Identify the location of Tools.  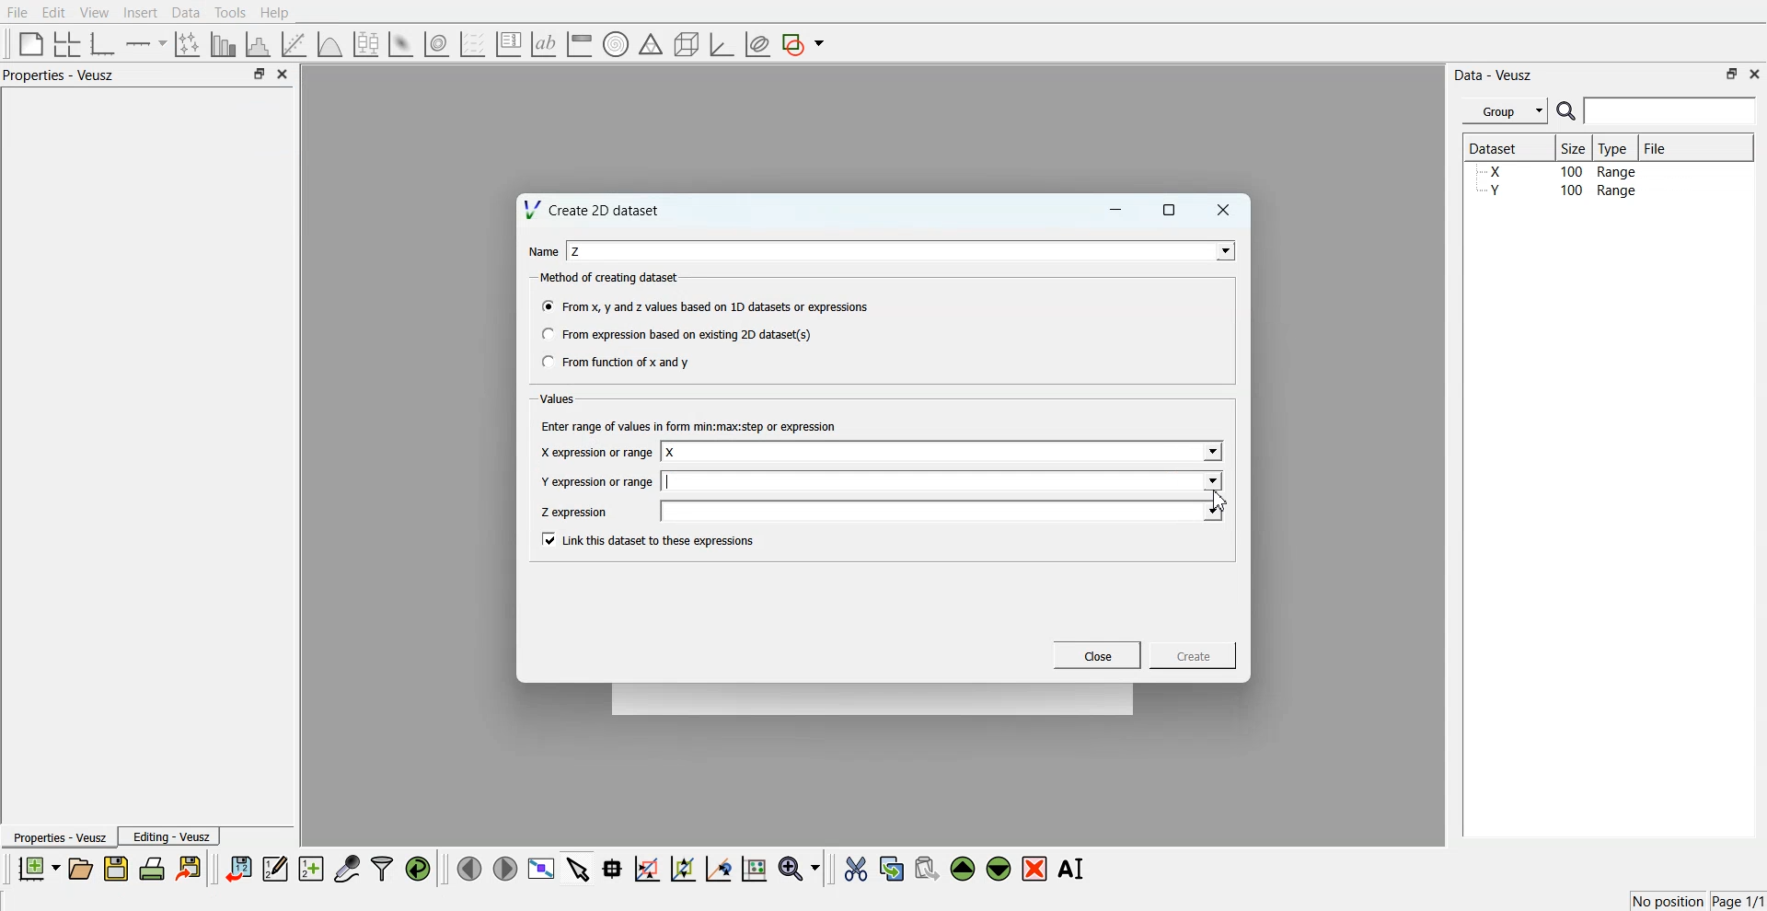
(231, 13).